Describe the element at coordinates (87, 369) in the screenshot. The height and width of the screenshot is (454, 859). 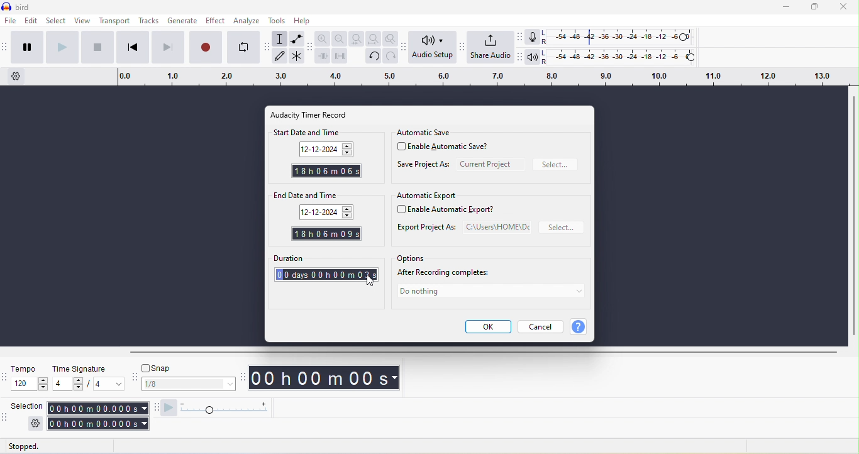
I see `time signature` at that location.